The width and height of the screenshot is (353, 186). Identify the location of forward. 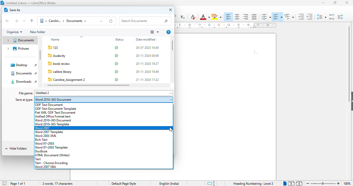
(16, 21).